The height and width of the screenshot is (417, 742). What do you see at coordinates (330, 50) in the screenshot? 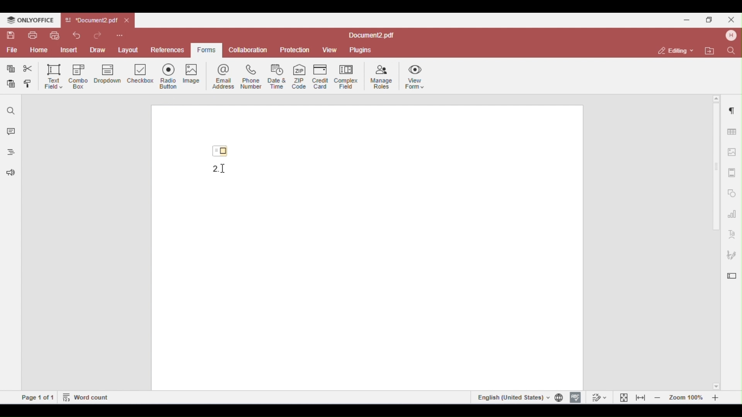
I see `view` at bounding box center [330, 50].